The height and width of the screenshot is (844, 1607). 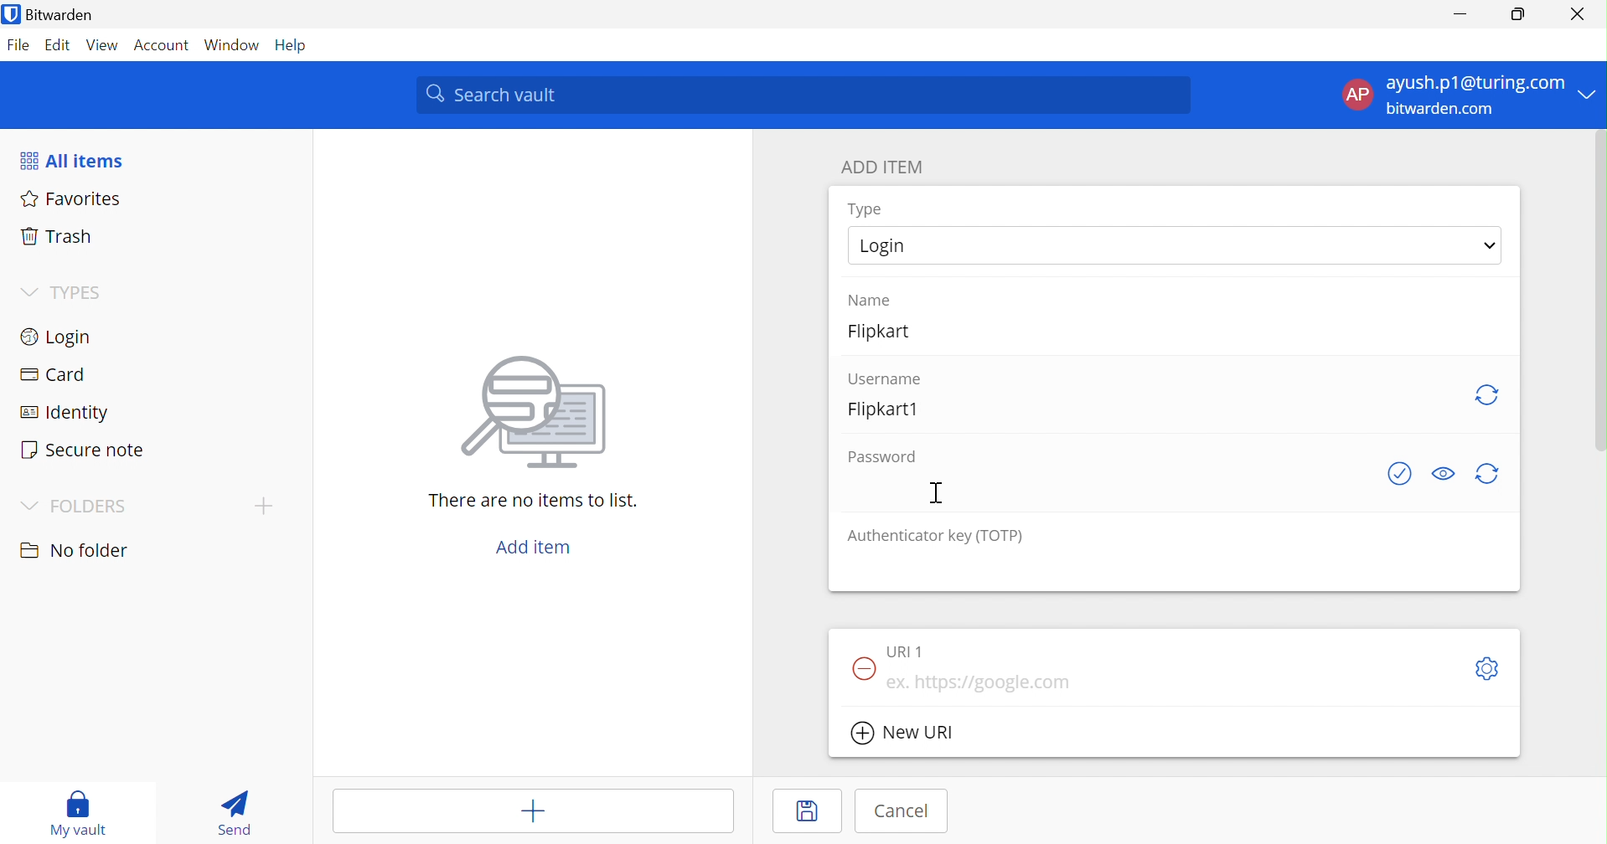 What do you see at coordinates (1447, 471) in the screenshot?
I see `Toggle Visibility` at bounding box center [1447, 471].